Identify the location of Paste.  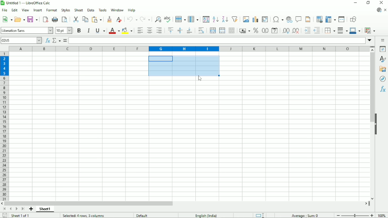
(97, 19).